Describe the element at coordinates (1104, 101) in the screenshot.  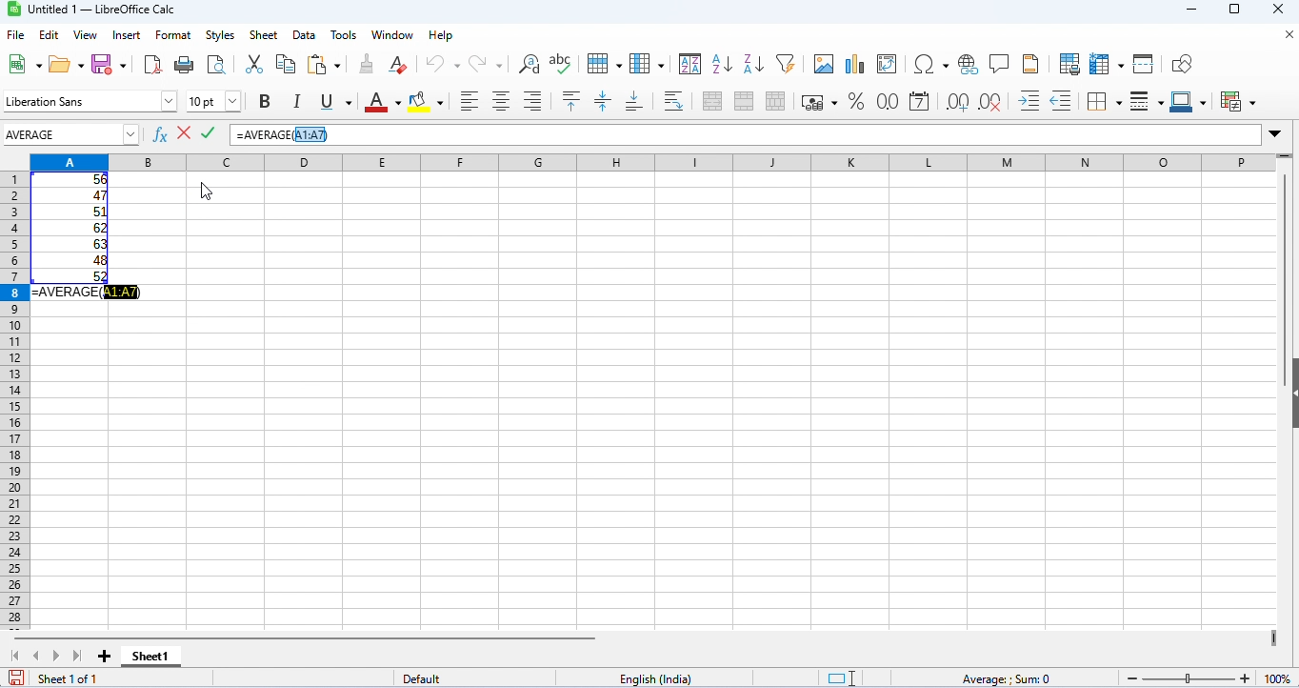
I see `border` at that location.